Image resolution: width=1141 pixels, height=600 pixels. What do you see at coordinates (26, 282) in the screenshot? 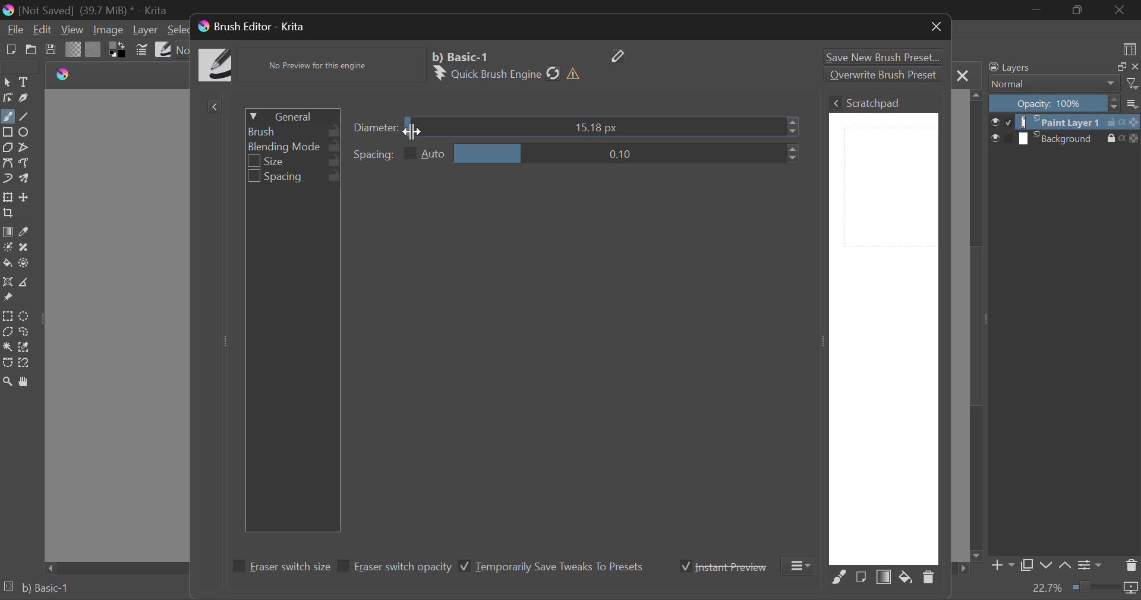
I see `Measurement` at bounding box center [26, 282].